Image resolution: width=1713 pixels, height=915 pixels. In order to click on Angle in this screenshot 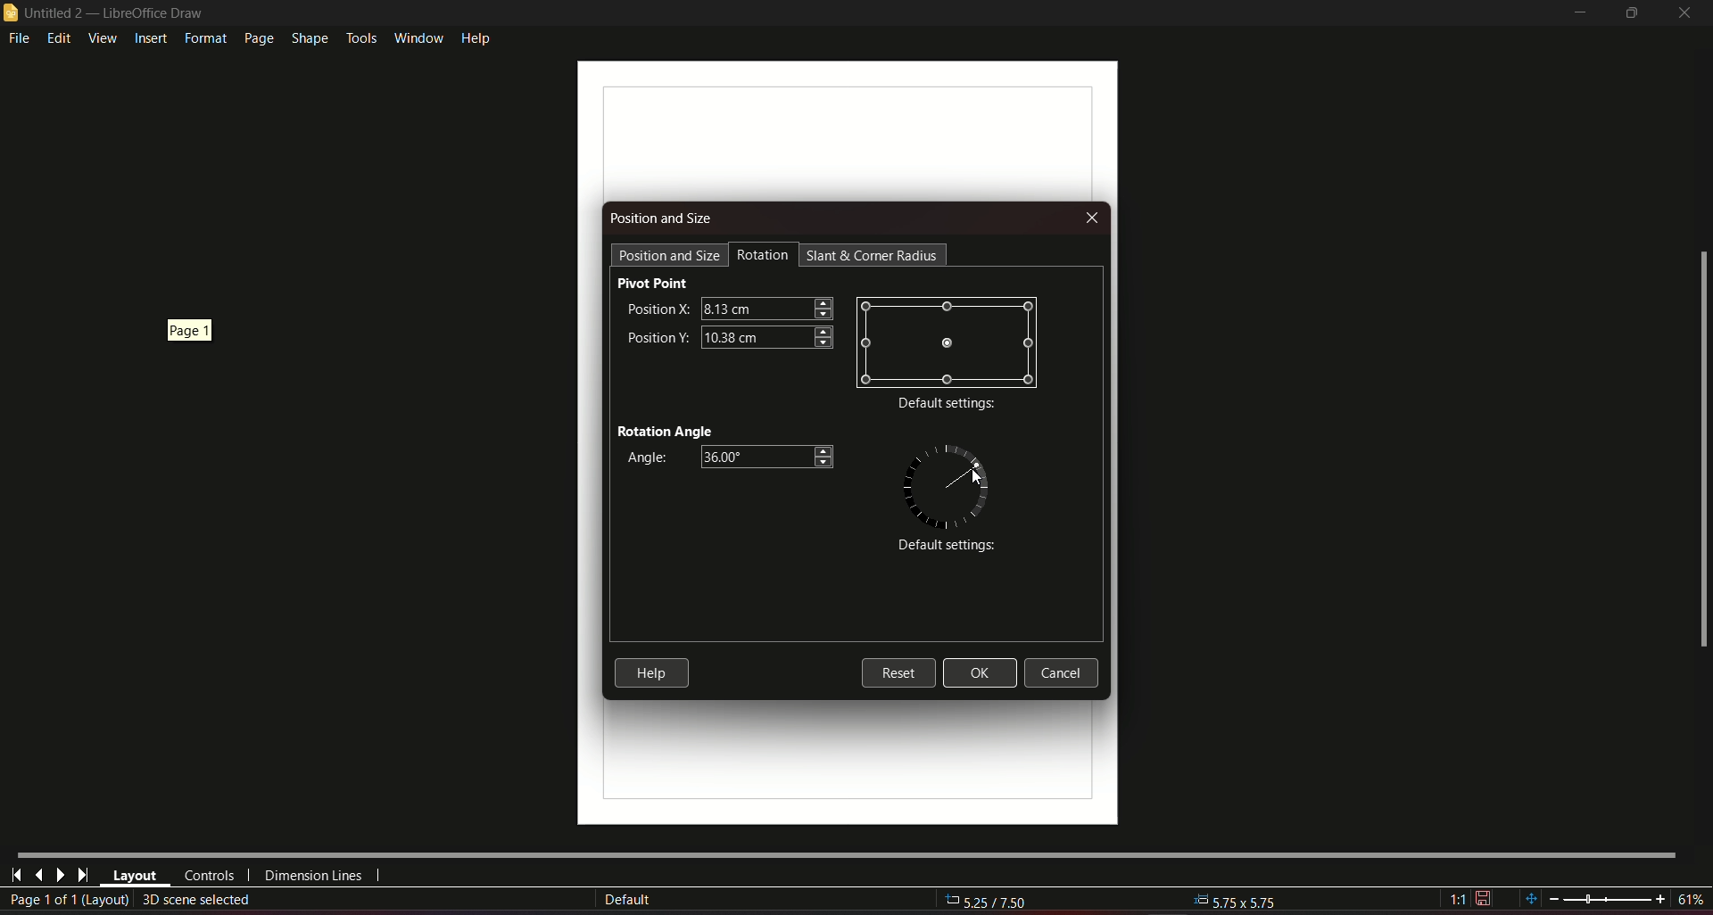, I will do `click(643, 458)`.